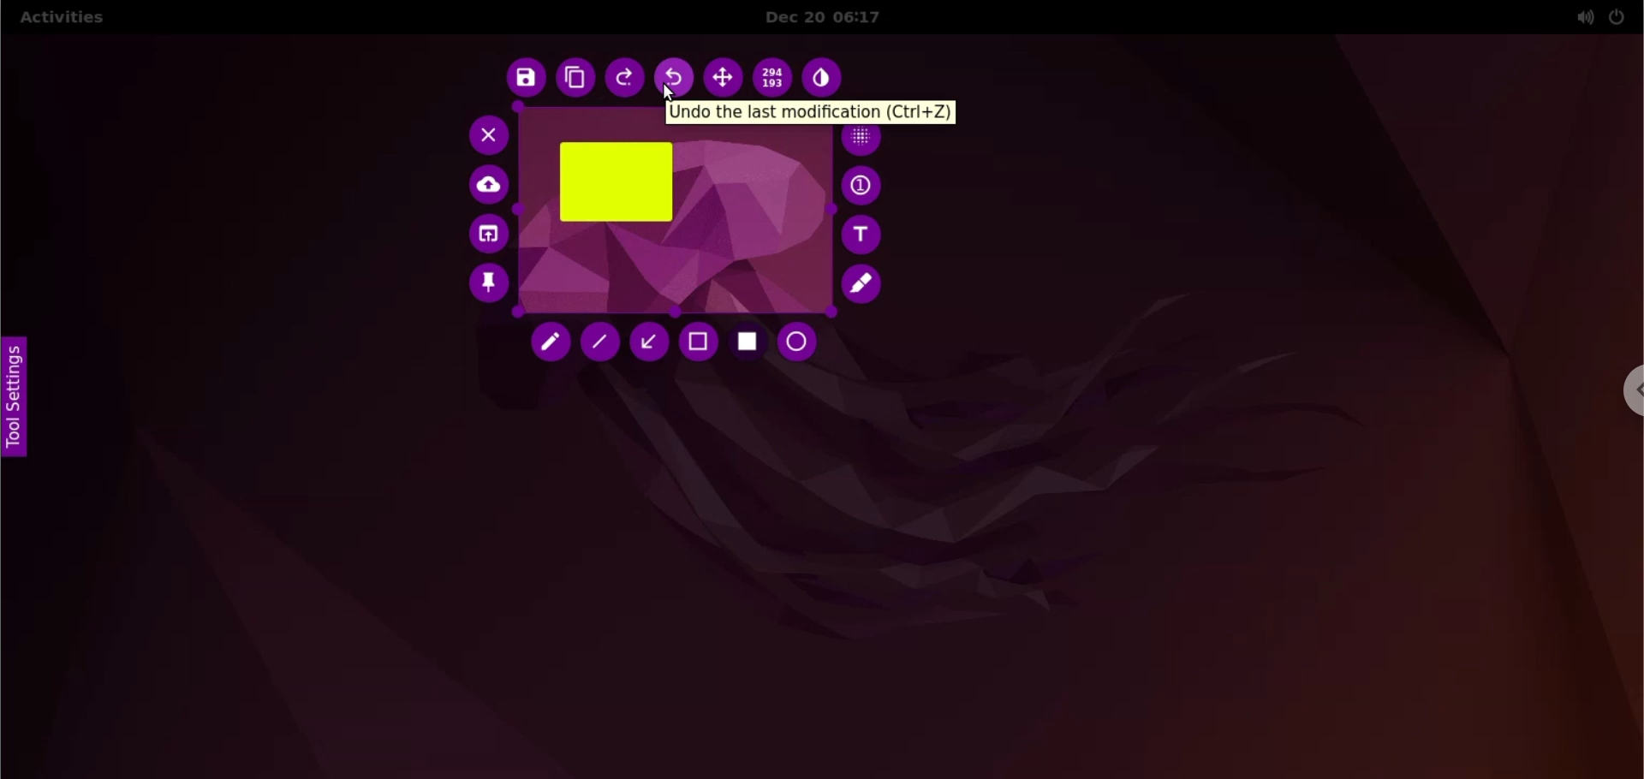 Image resolution: width=1644 pixels, height=779 pixels. I want to click on inverter tool, so click(825, 78).